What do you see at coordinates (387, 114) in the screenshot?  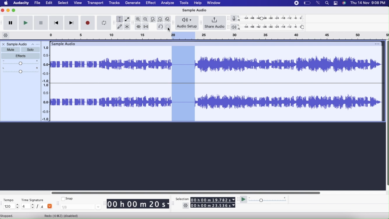 I see `vertical scrollbar` at bounding box center [387, 114].